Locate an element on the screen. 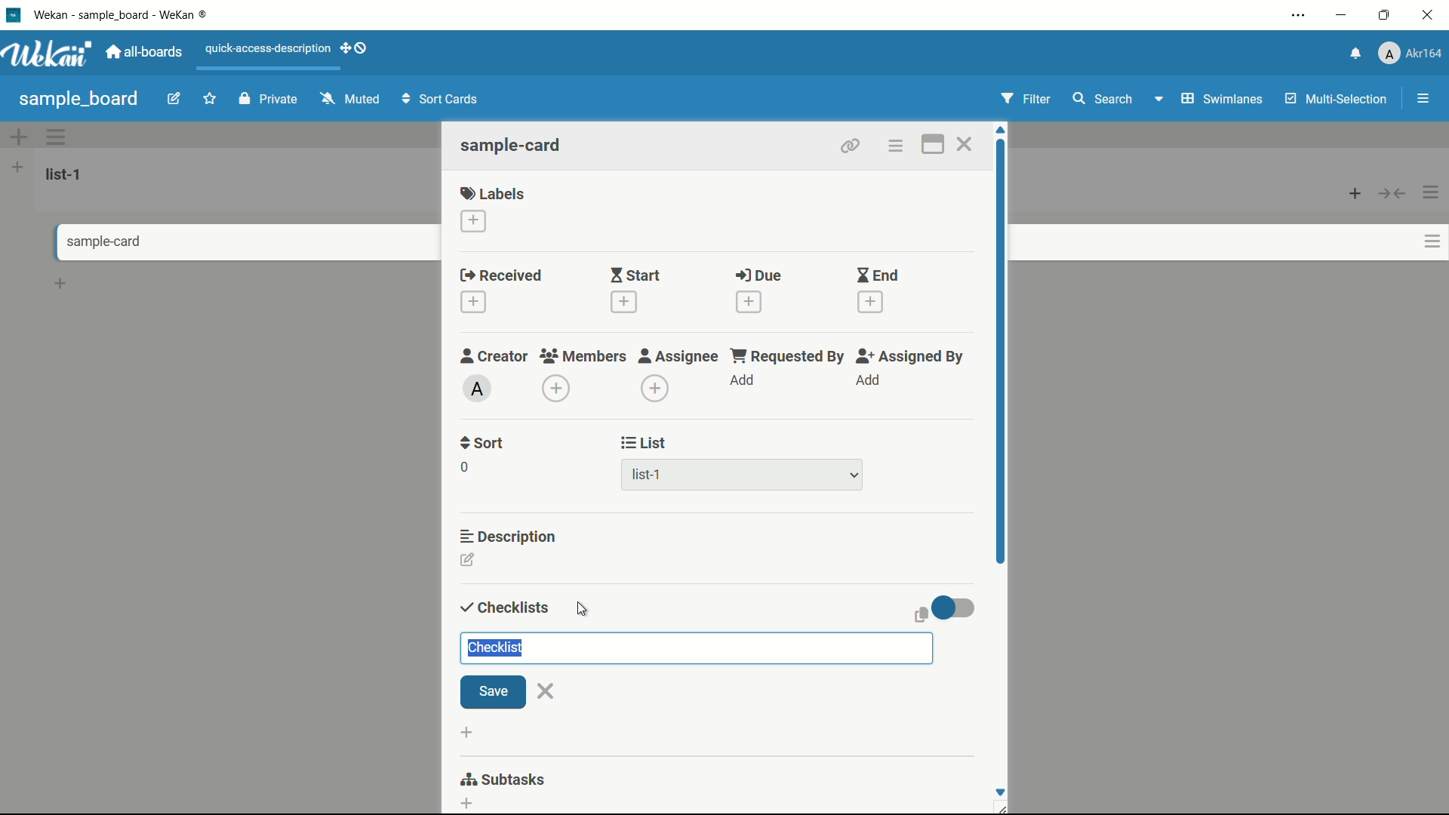 Image resolution: width=1449 pixels, height=815 pixels. add is located at coordinates (867, 380).